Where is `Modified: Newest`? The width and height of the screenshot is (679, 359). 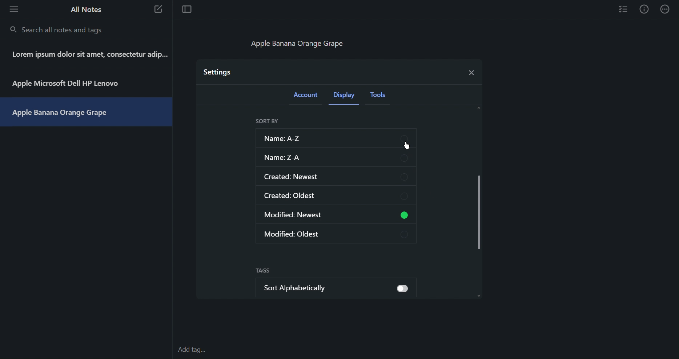
Modified: Newest is located at coordinates (323, 215).